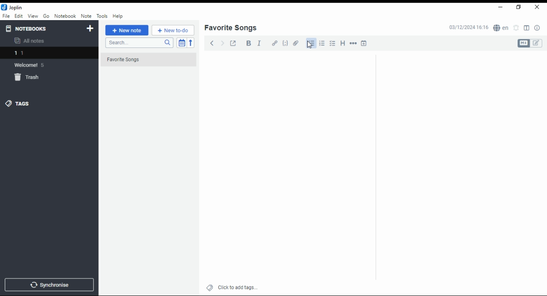 The image size is (547, 296). What do you see at coordinates (538, 28) in the screenshot?
I see `note properties` at bounding box center [538, 28].